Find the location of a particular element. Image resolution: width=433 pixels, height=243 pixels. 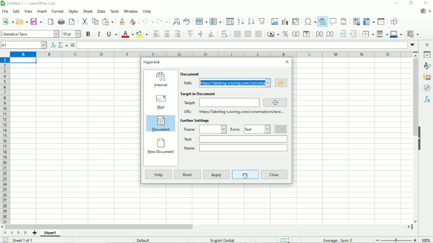

Align left is located at coordinates (156, 34).